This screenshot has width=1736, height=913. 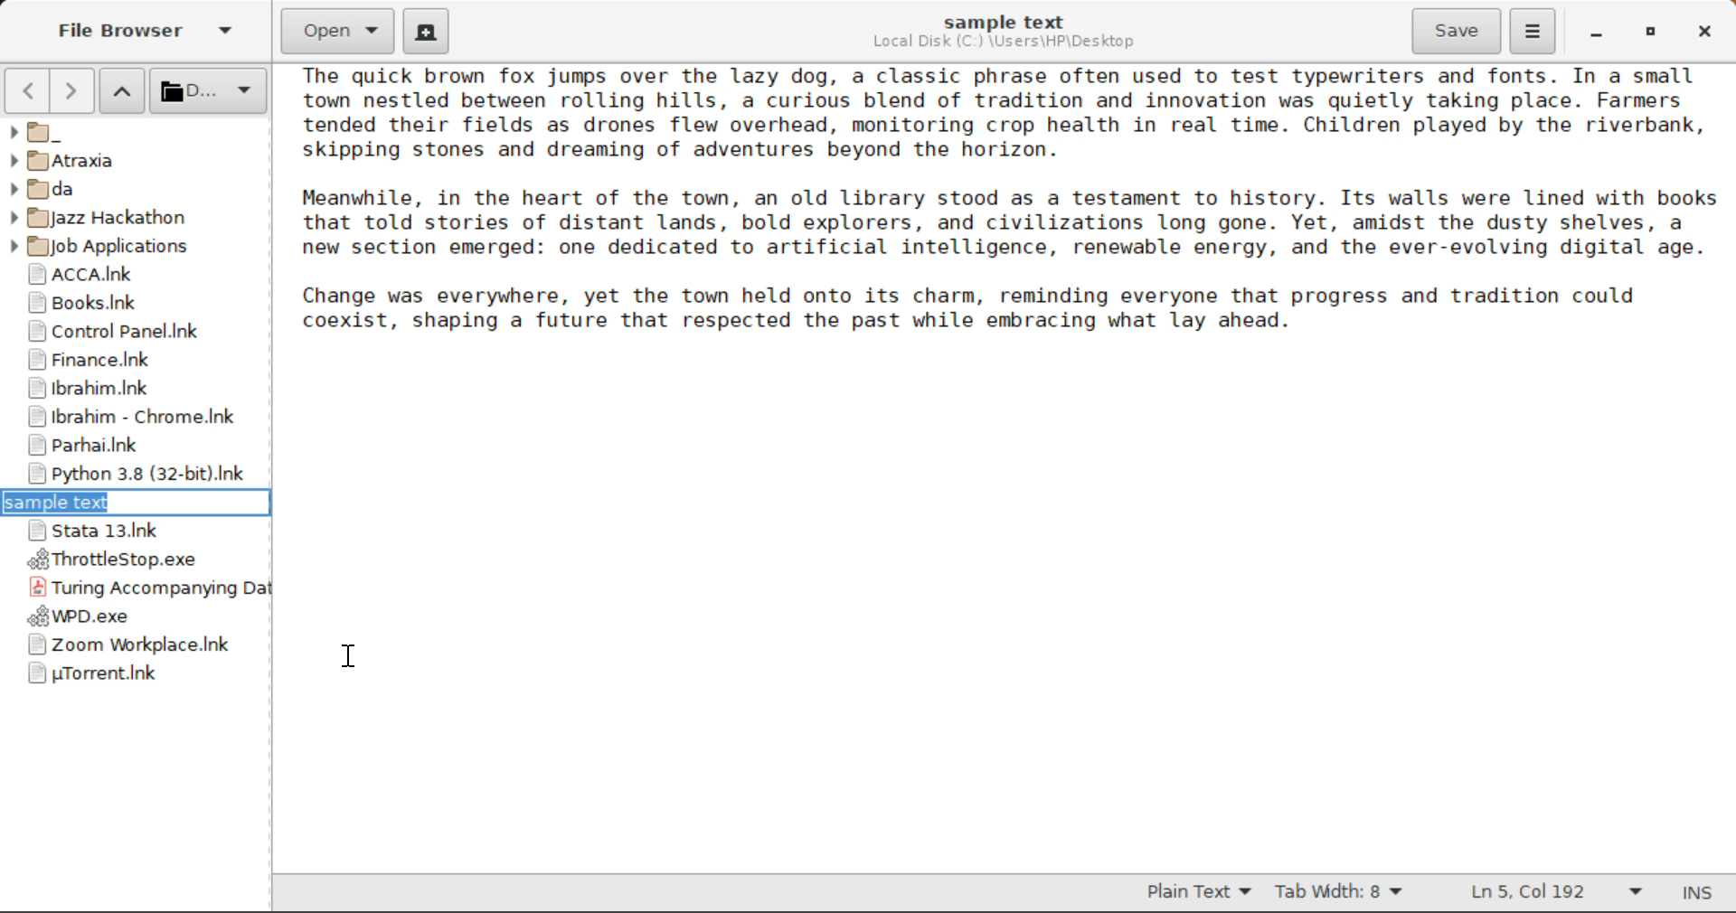 I want to click on ACCA Folder Shortcut Link, so click(x=137, y=275).